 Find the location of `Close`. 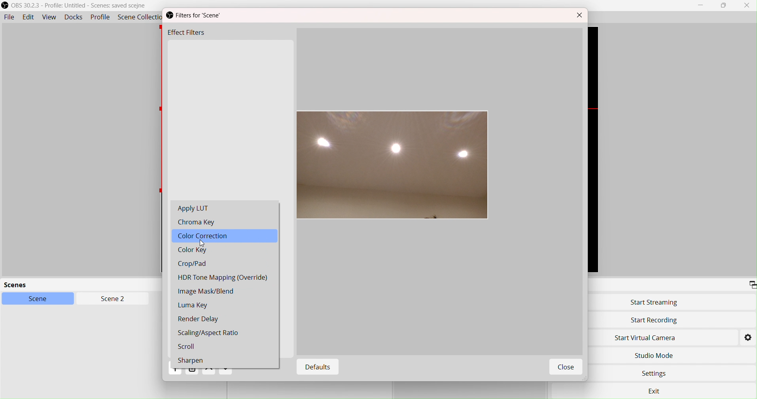

Close is located at coordinates (581, 15).